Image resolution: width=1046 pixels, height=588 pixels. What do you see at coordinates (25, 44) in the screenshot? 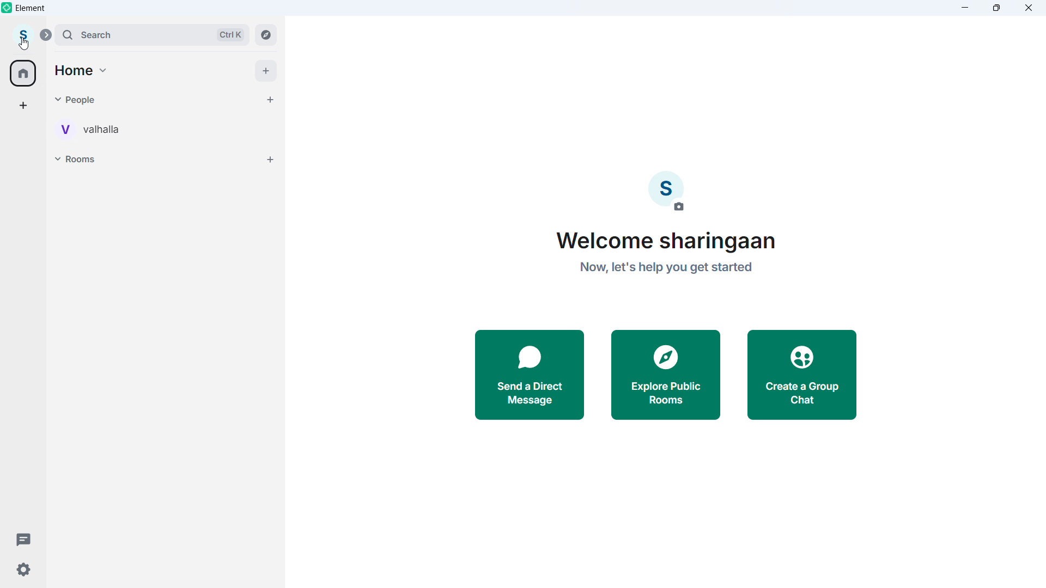
I see `cursor ` at bounding box center [25, 44].